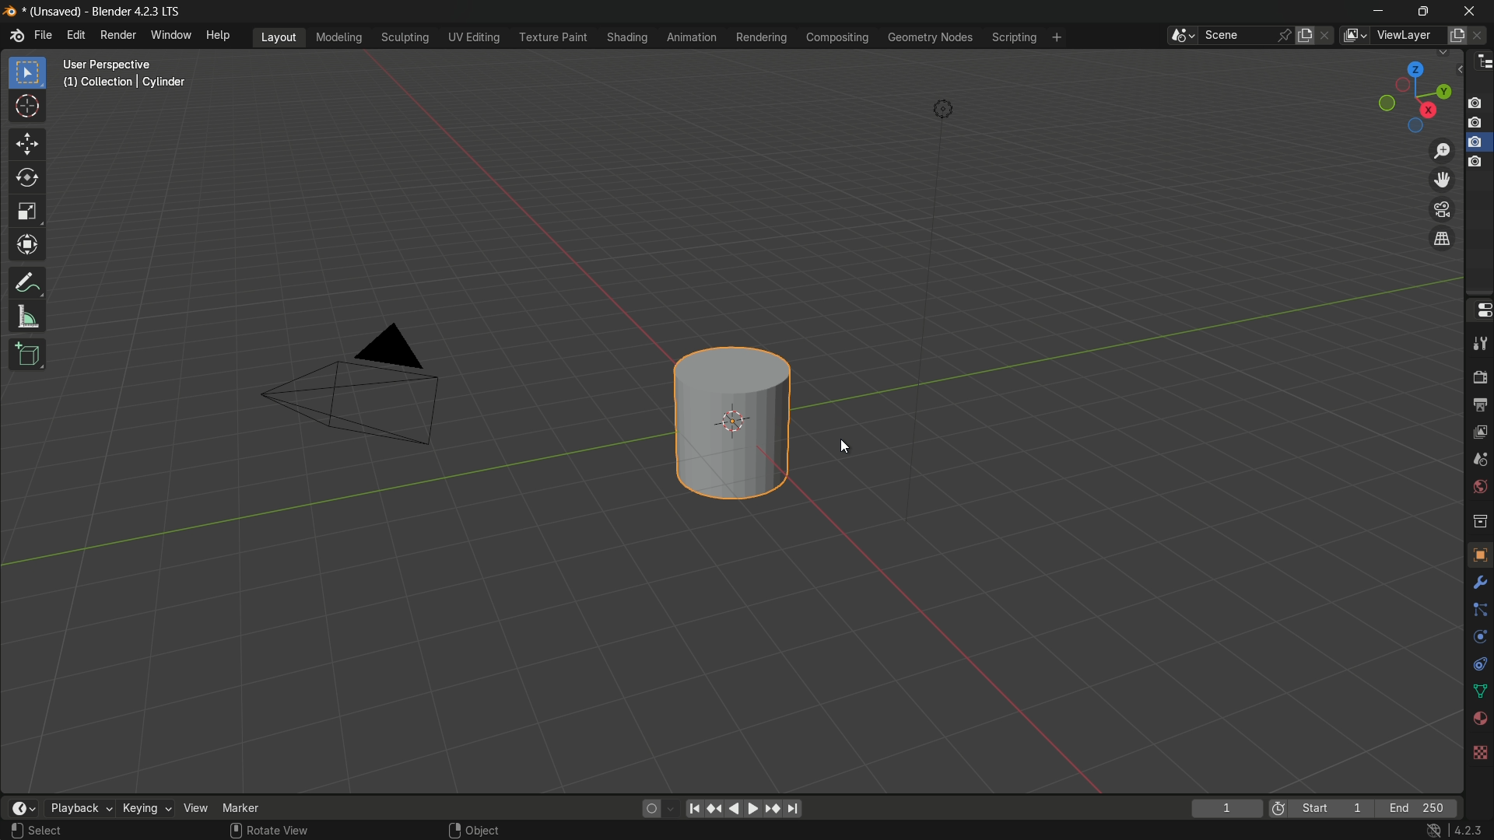  I want to click on auto keyframing, so click(671, 808).